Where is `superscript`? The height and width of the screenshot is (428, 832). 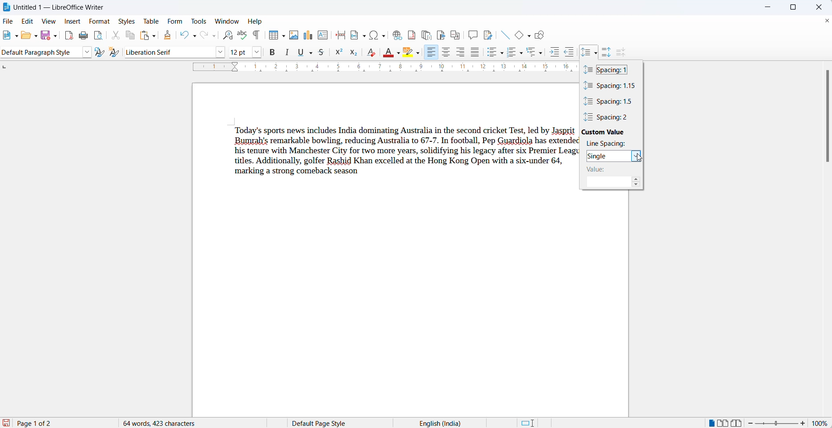
superscript is located at coordinates (340, 52).